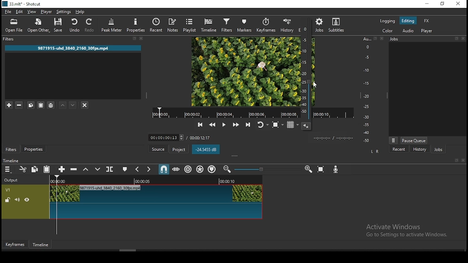 This screenshot has width=468, height=263. I want to click on close, so click(464, 40).